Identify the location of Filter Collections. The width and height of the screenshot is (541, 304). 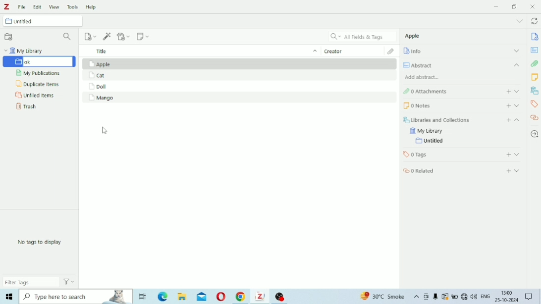
(68, 36).